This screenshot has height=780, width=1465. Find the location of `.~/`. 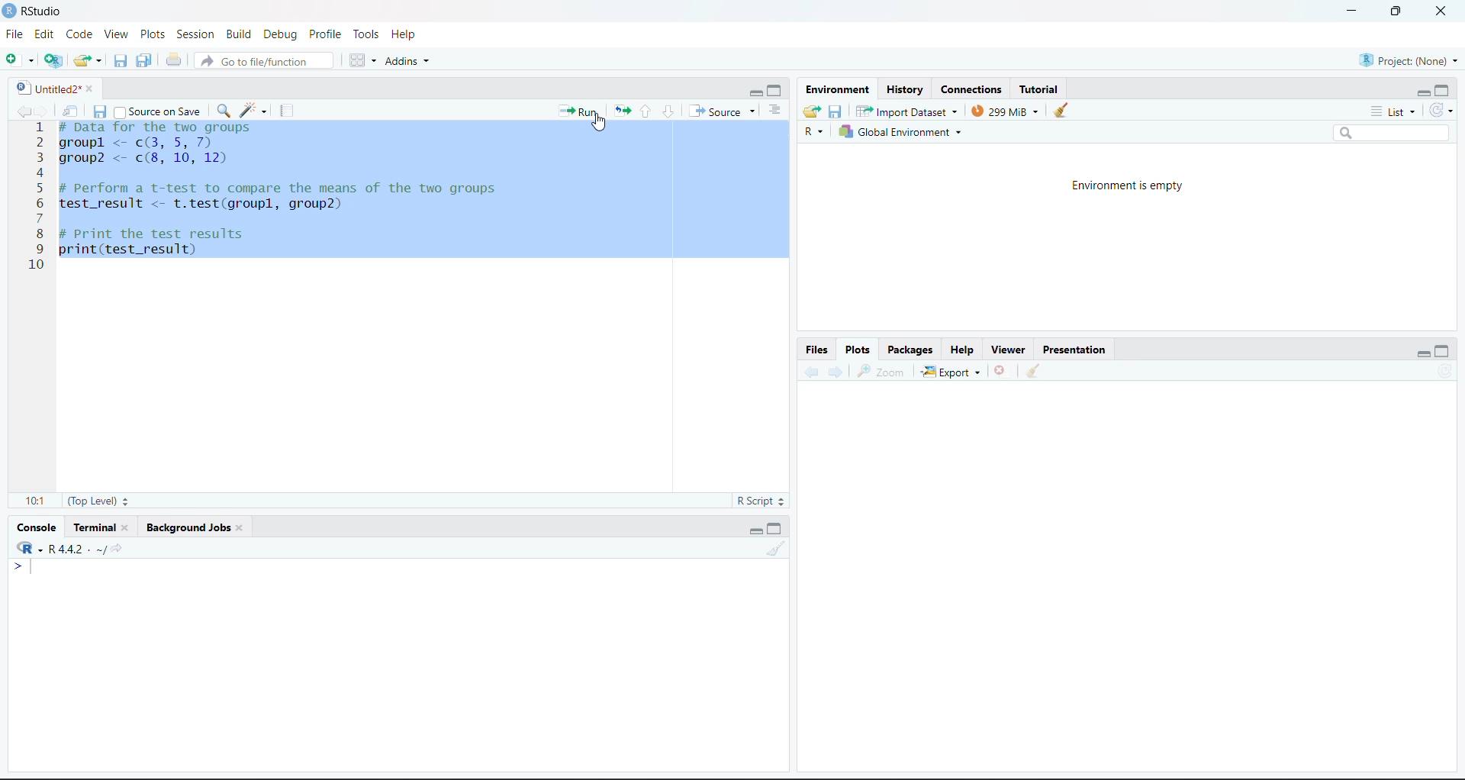

.~/ is located at coordinates (100, 550).